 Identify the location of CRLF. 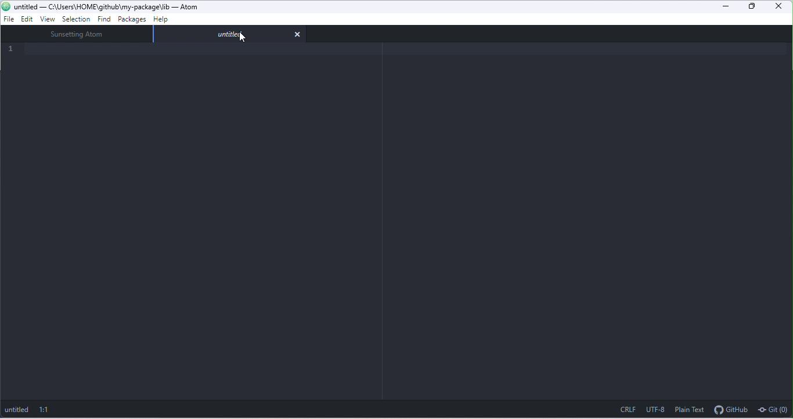
(626, 409).